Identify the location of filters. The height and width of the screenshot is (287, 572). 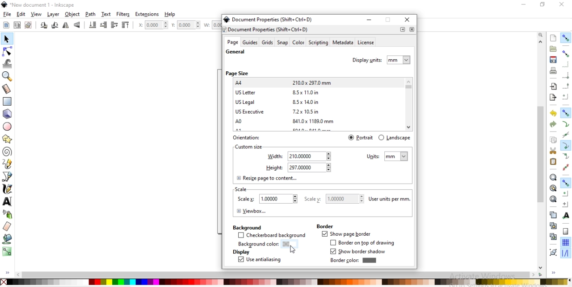
(123, 14).